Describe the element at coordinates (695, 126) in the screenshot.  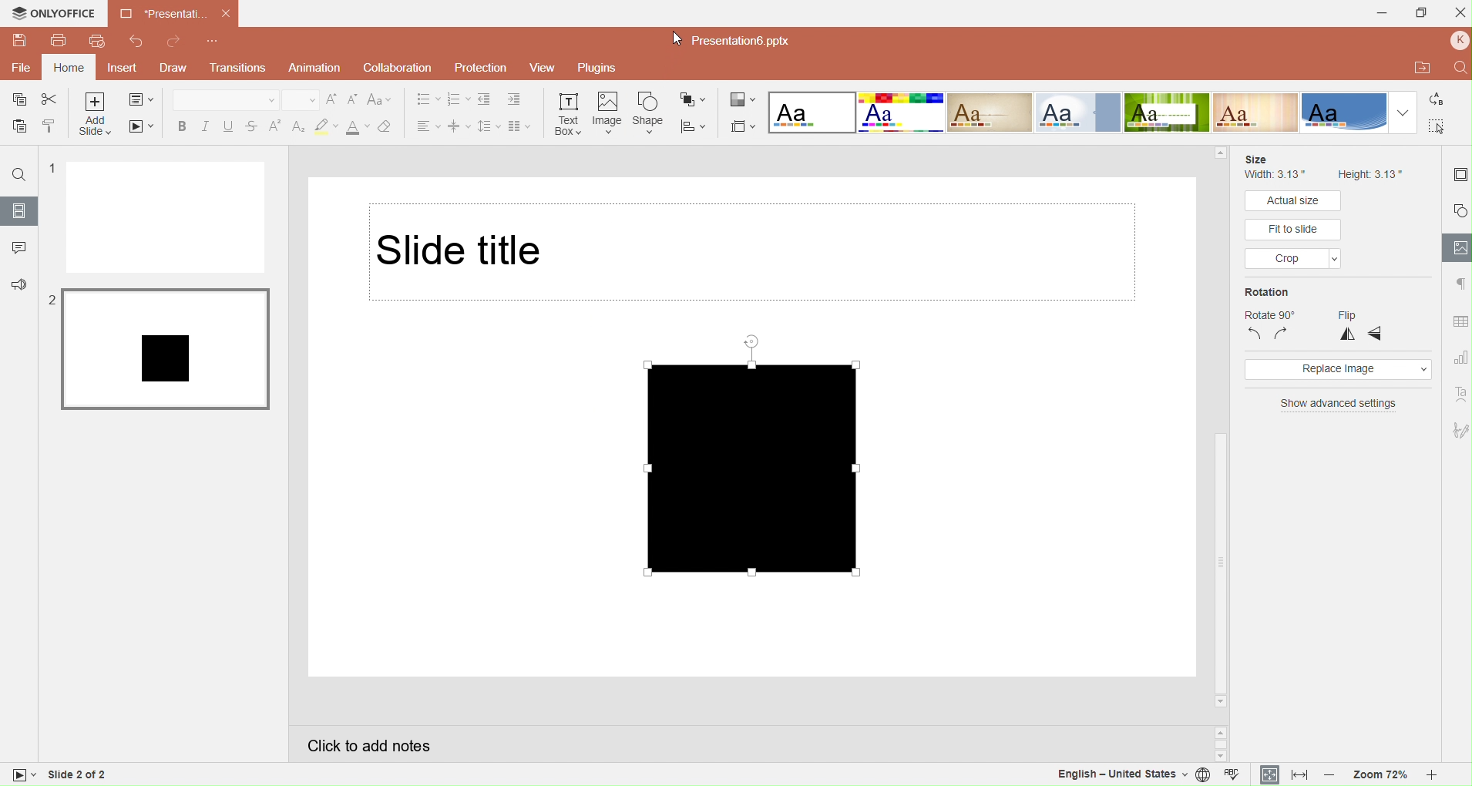
I see `Align shape` at that location.